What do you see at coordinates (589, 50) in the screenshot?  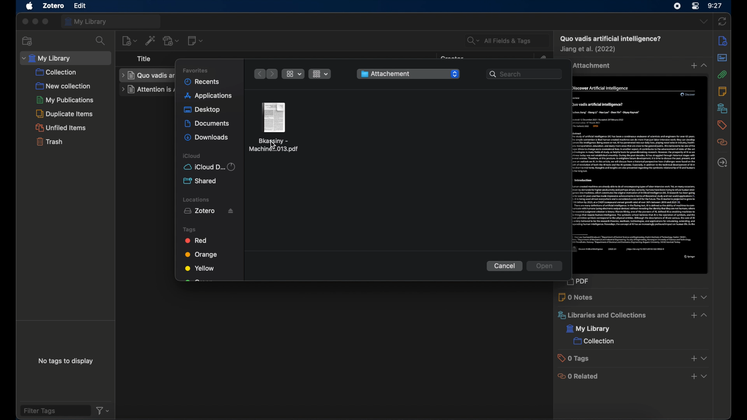 I see `creator` at bounding box center [589, 50].